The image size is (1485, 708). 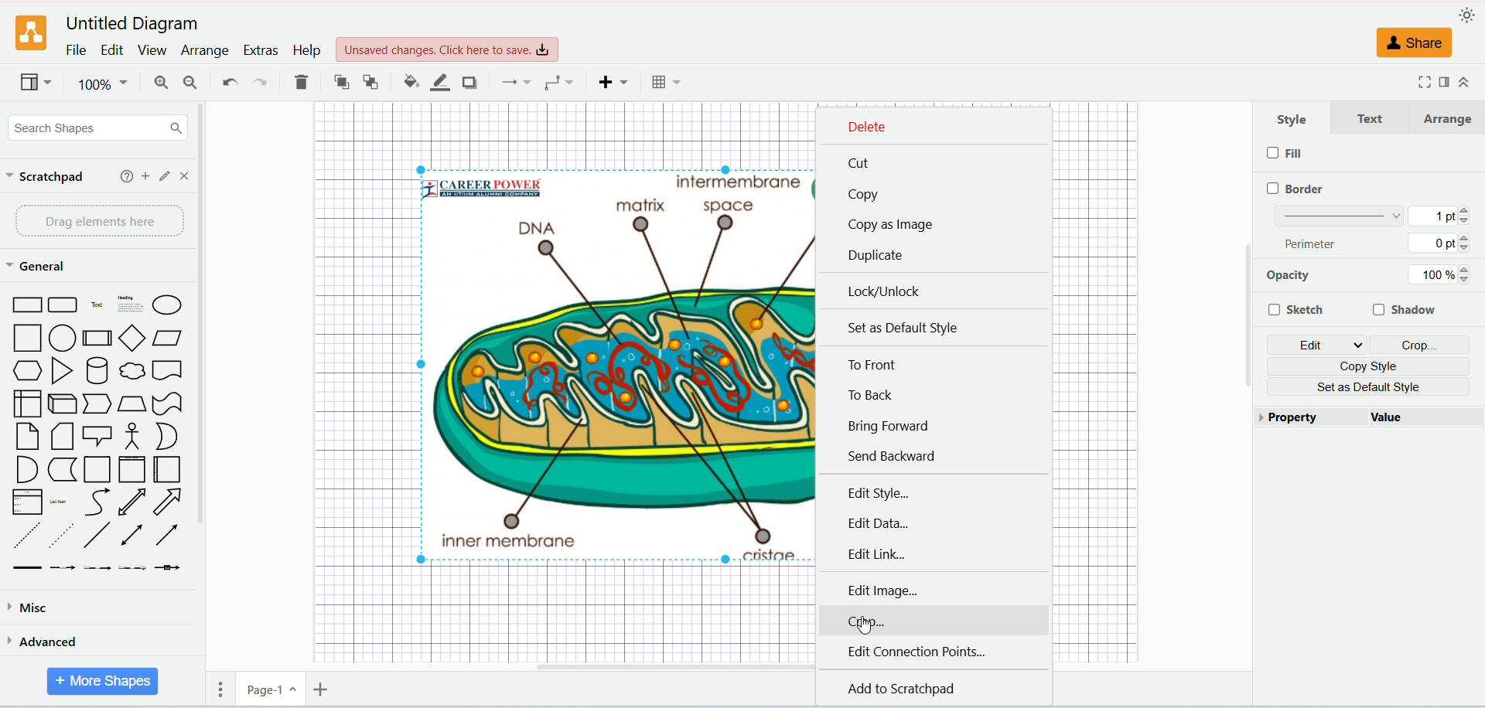 What do you see at coordinates (47, 179) in the screenshot?
I see `scratchpad` at bounding box center [47, 179].